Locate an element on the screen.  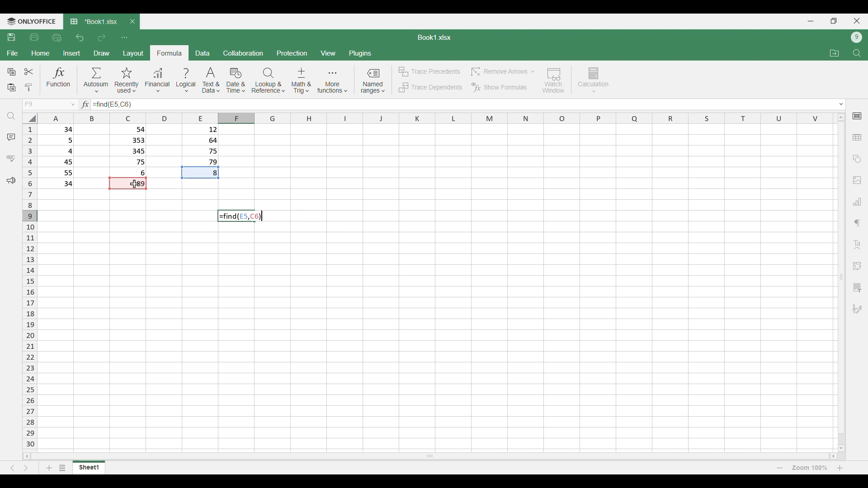
File menu is located at coordinates (13, 53).